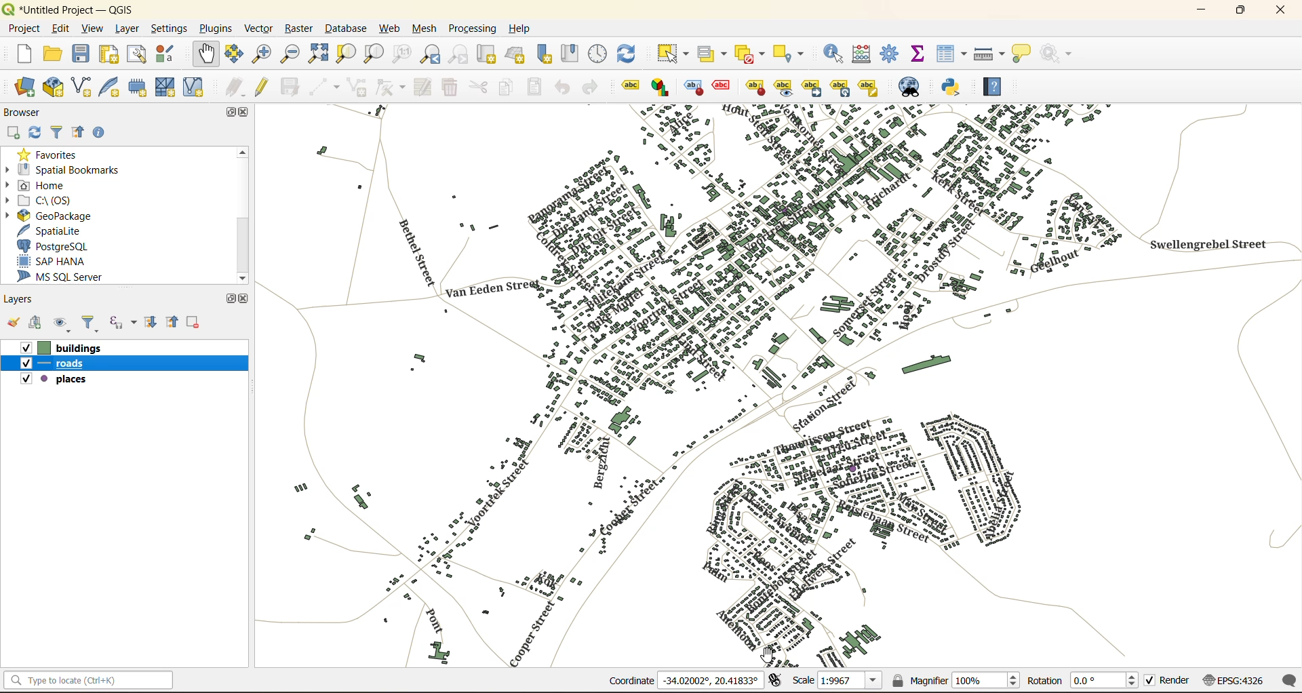 This screenshot has height=693, width=1302. I want to click on filter by expression, so click(123, 323).